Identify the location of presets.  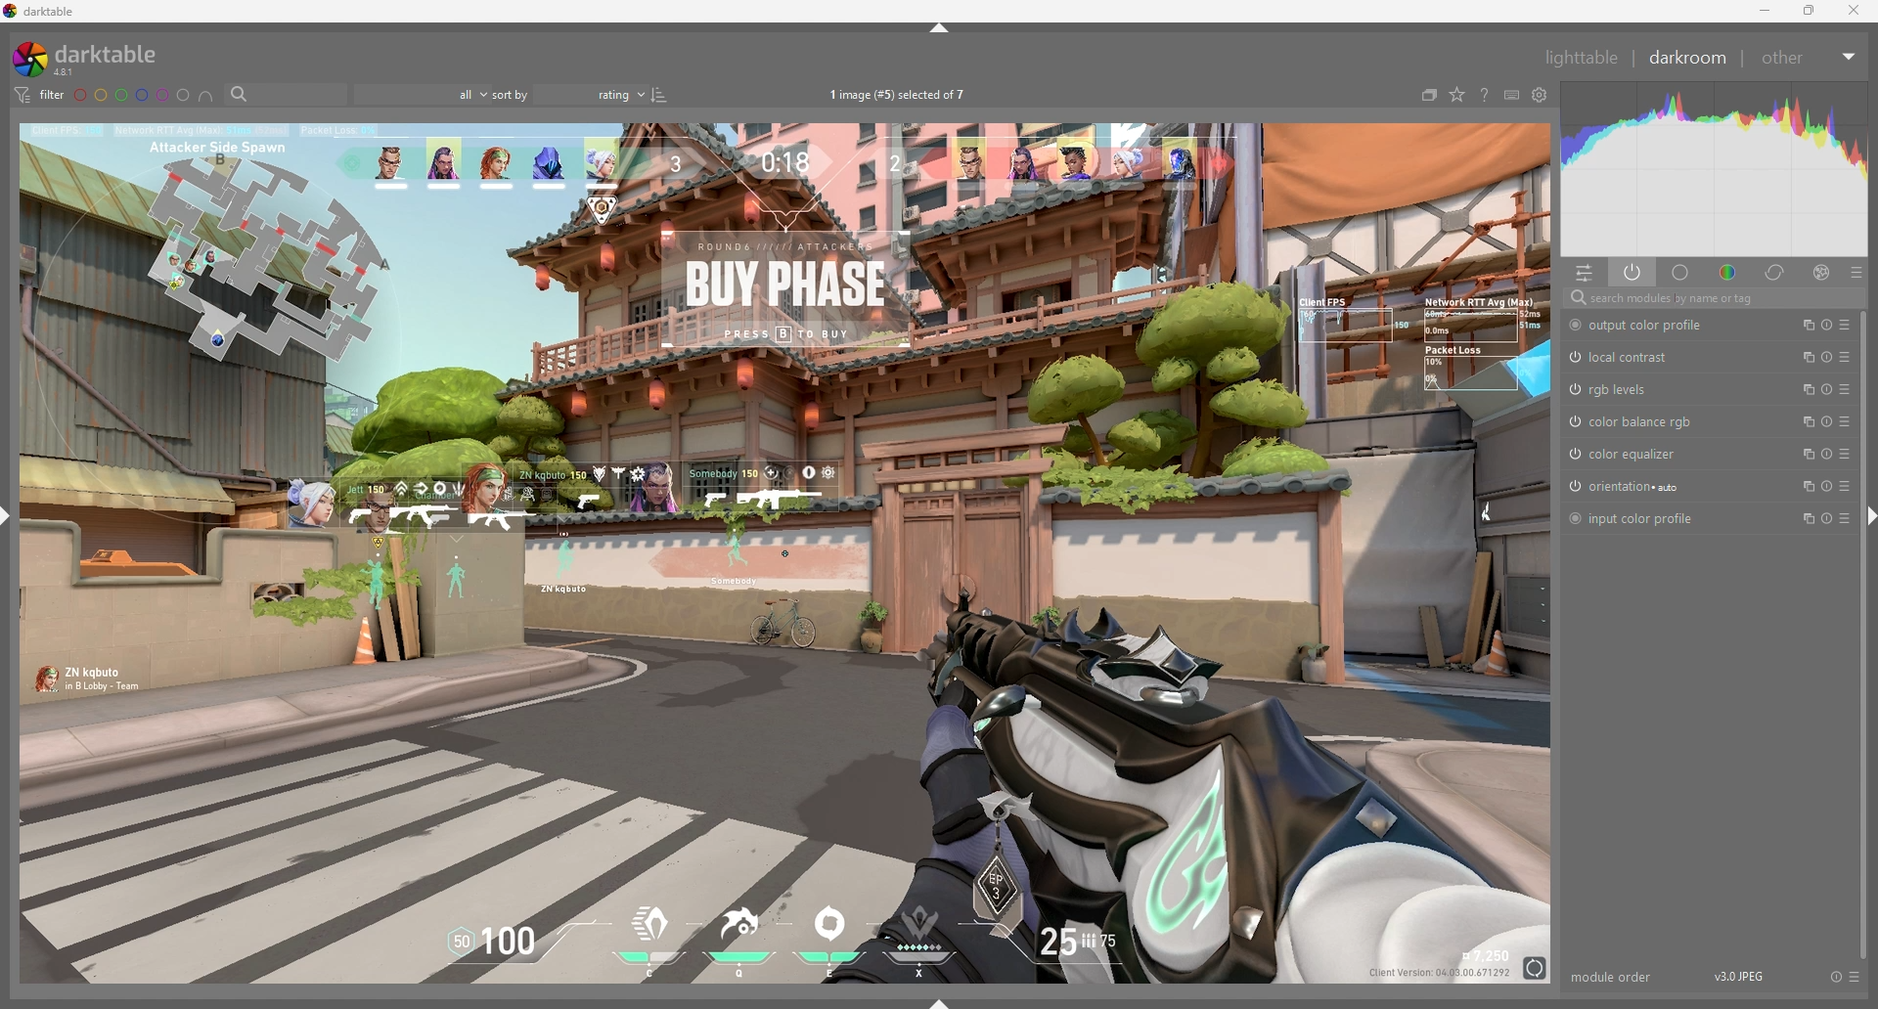
(1845, 518).